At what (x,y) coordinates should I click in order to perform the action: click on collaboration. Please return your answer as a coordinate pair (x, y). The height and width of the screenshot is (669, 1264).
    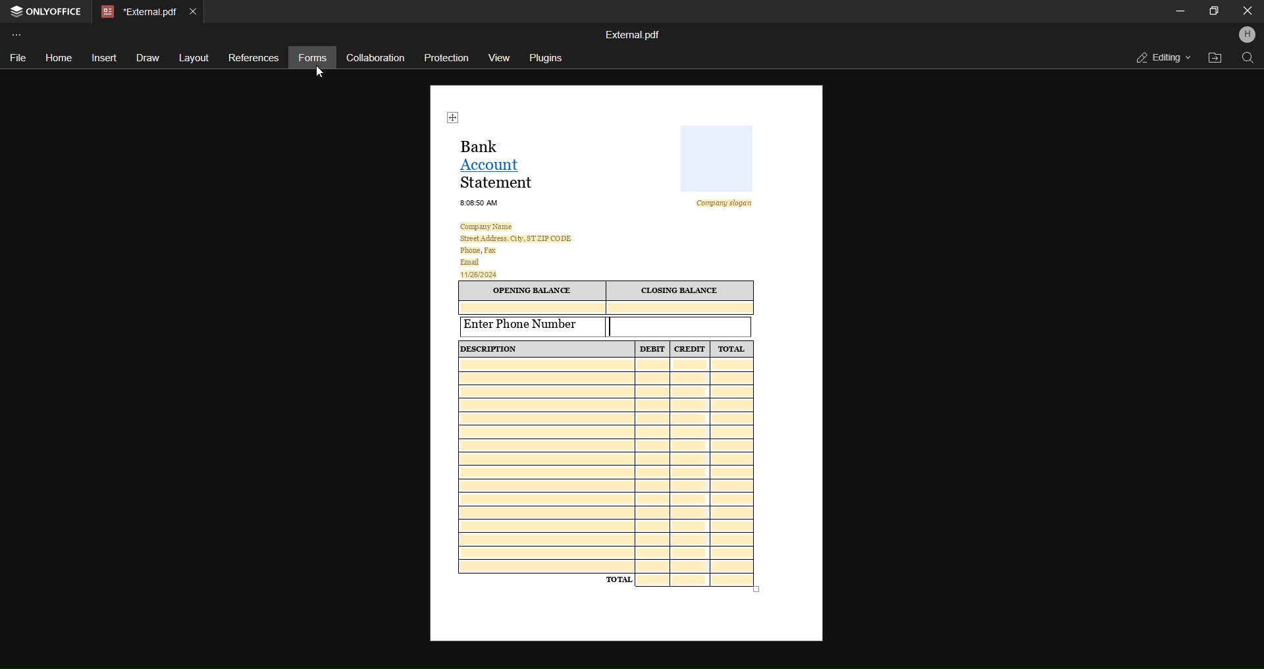
    Looking at the image, I should click on (377, 56).